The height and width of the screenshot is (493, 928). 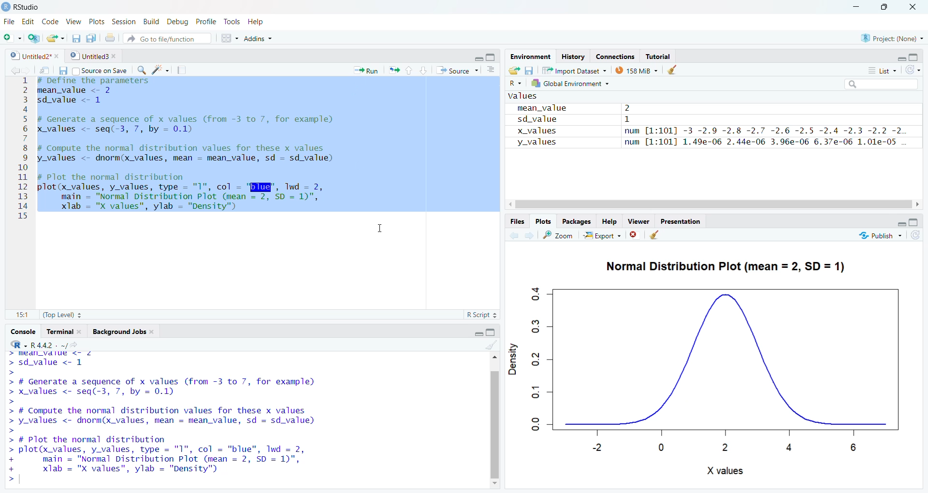 I want to click on remove current viewer, so click(x=634, y=234).